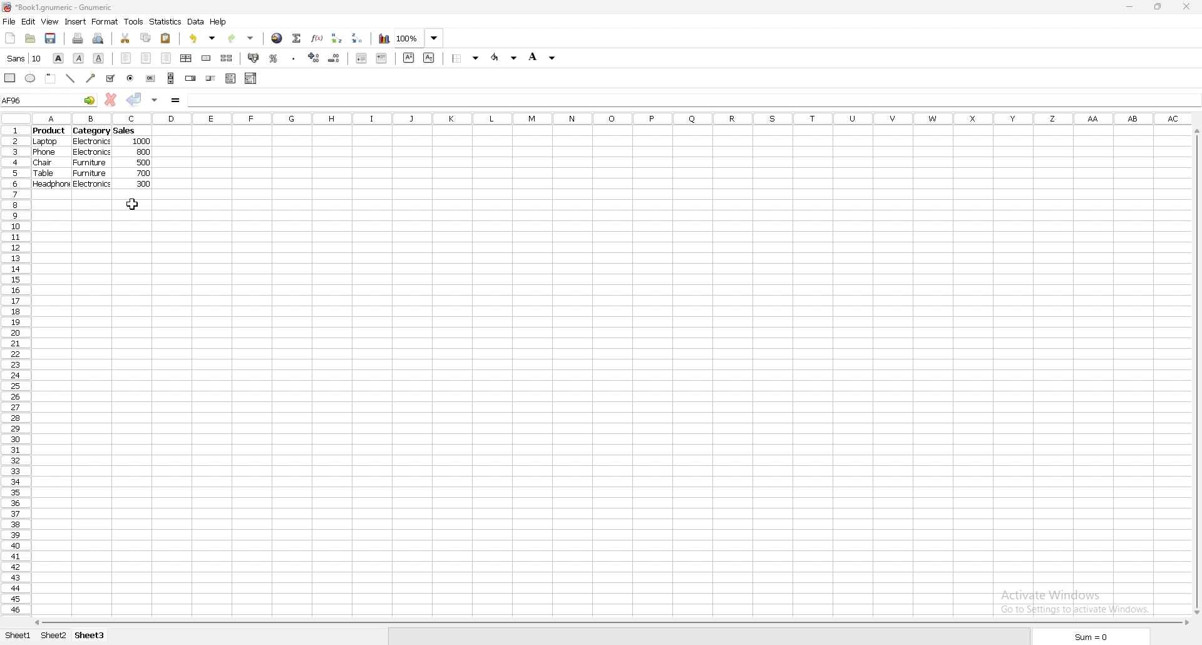 The image size is (1202, 645). What do you see at coordinates (167, 21) in the screenshot?
I see `statistics` at bounding box center [167, 21].